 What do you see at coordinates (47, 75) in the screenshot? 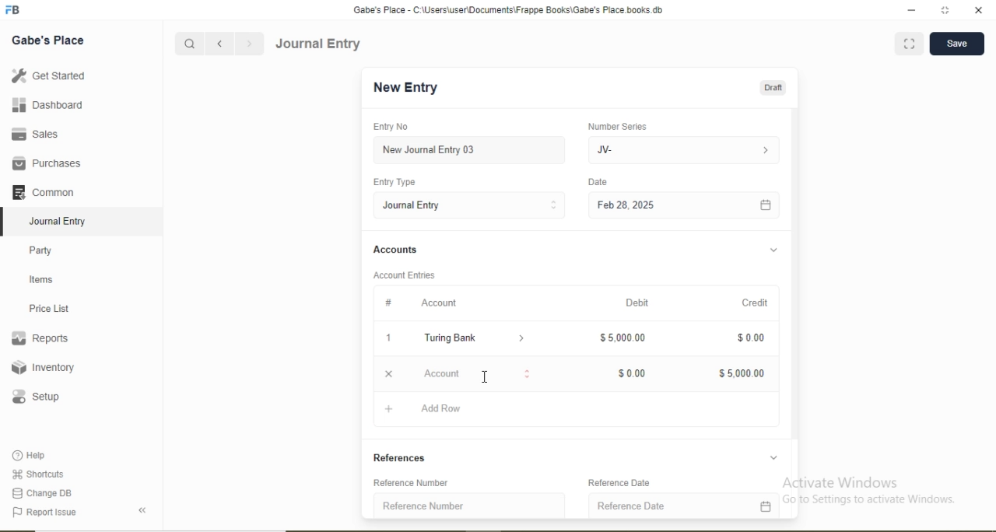
I see `Get Started` at bounding box center [47, 75].